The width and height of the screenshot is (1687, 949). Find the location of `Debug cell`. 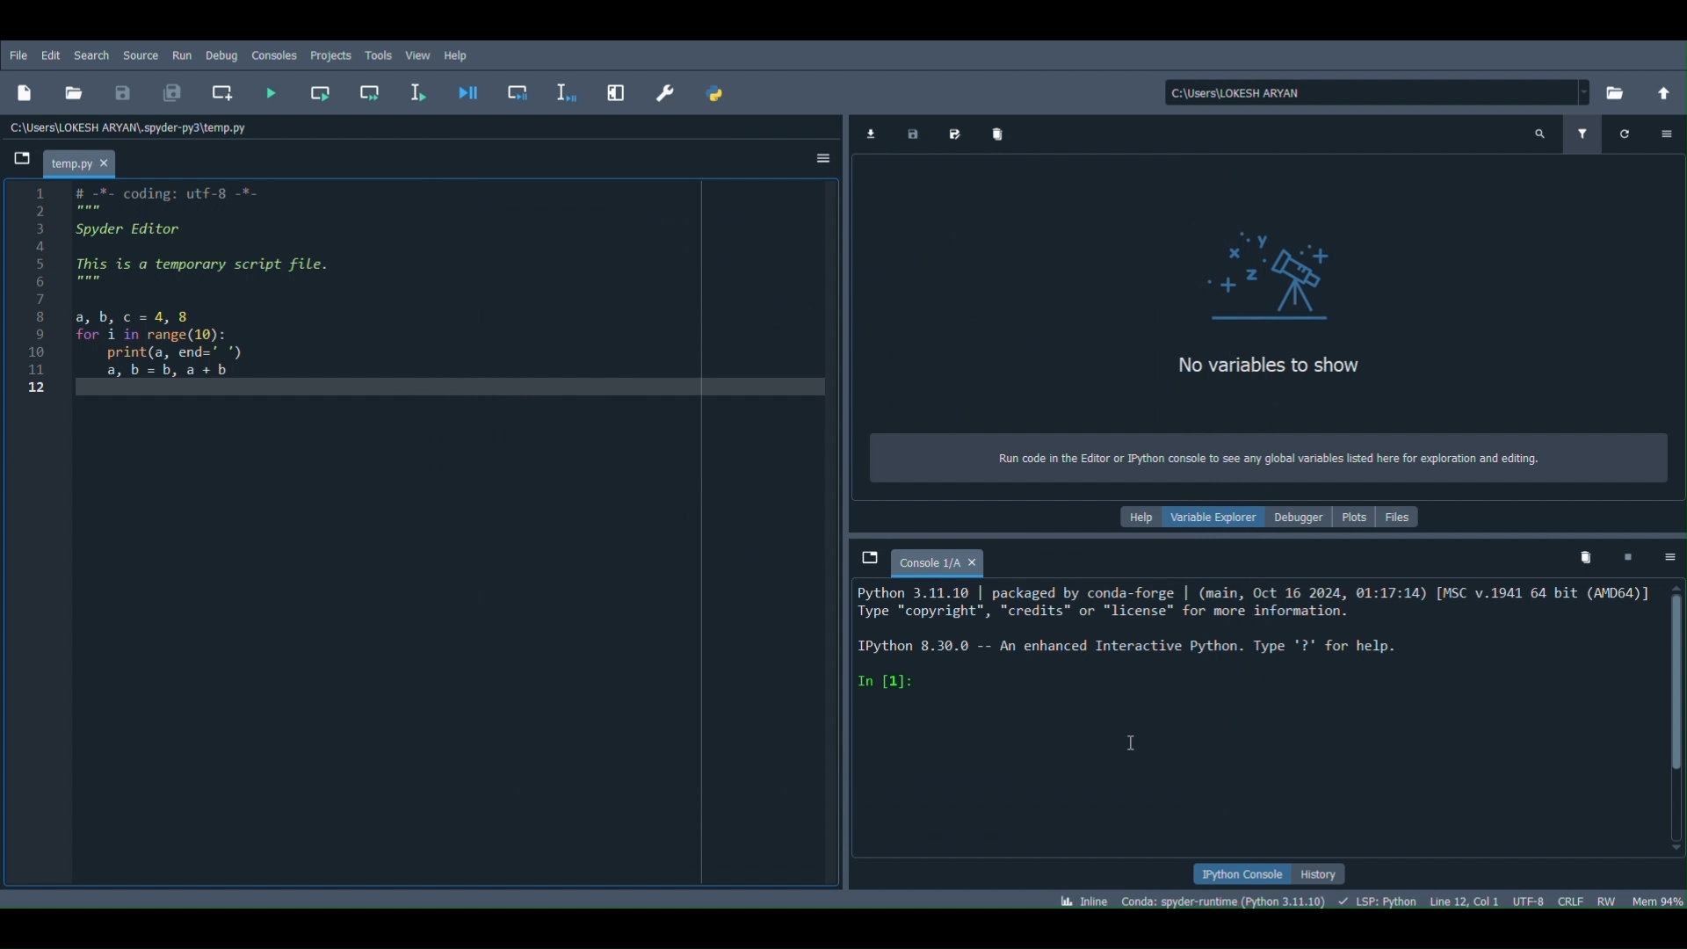

Debug cell is located at coordinates (521, 91).